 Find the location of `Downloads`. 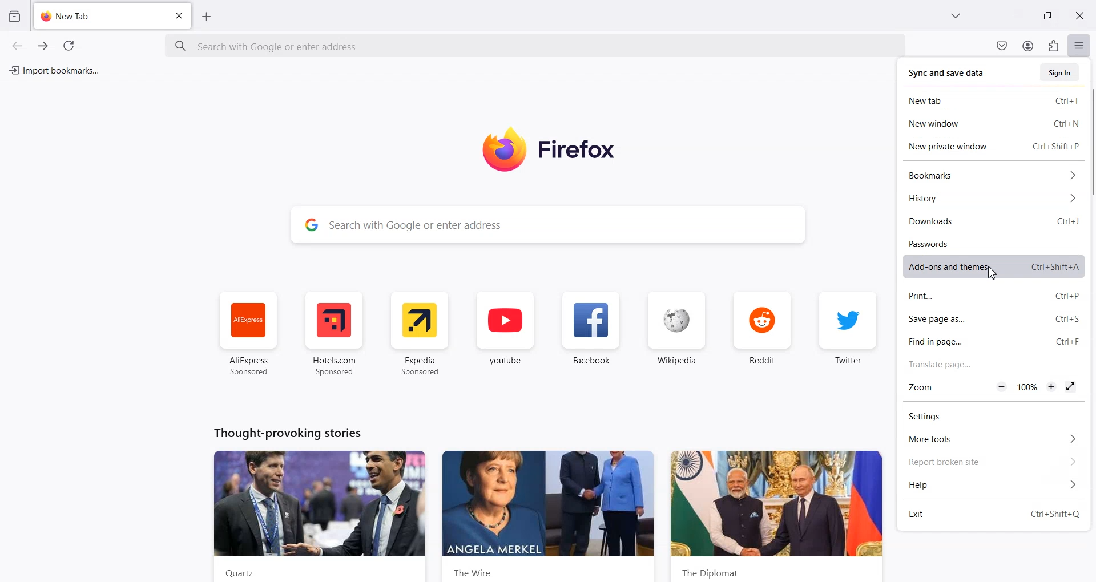

Downloads is located at coordinates (990, 221).